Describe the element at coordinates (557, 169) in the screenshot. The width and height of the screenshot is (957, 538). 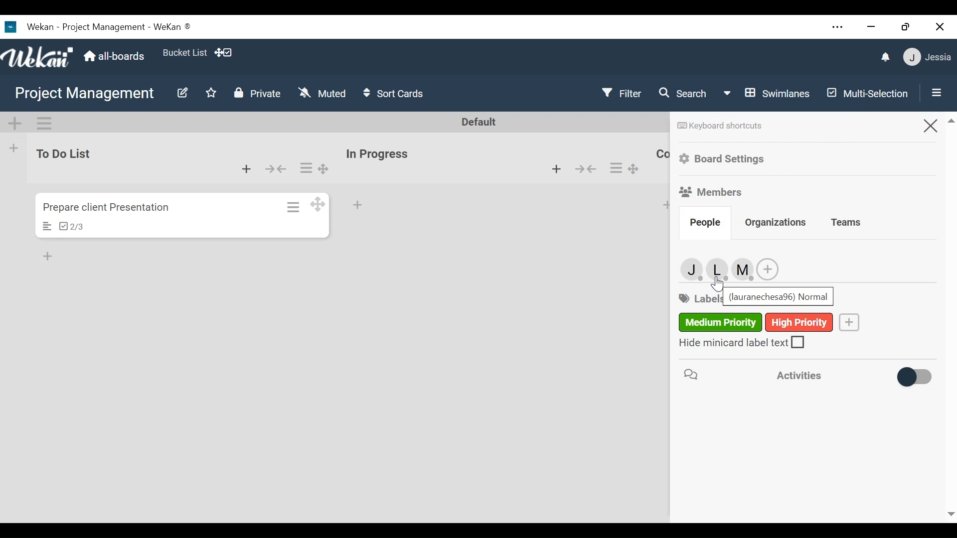
I see `Add card to the bottom of the list` at that location.